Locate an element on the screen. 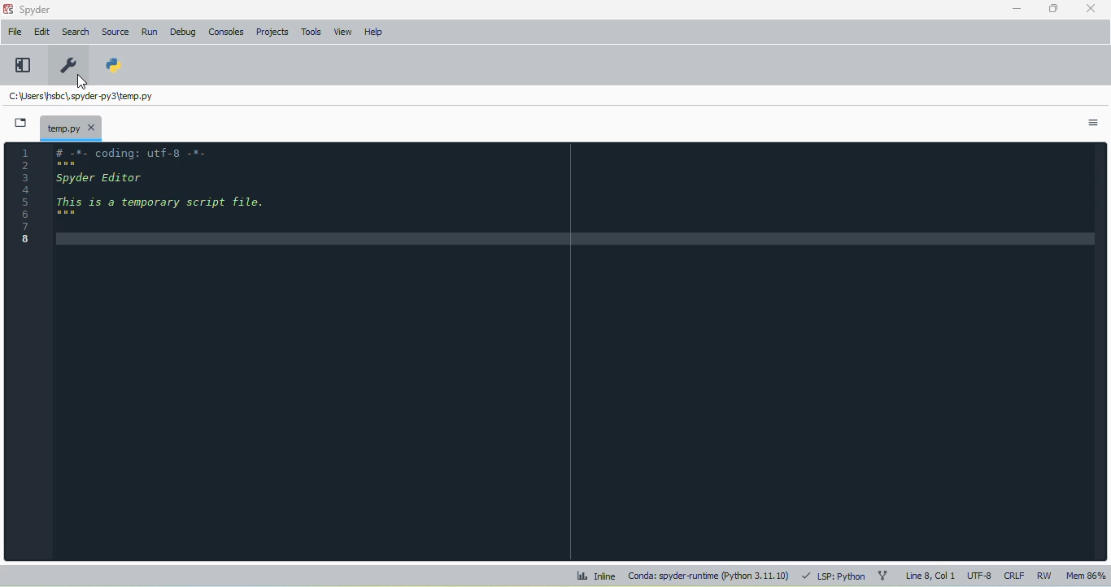  view is located at coordinates (343, 32).